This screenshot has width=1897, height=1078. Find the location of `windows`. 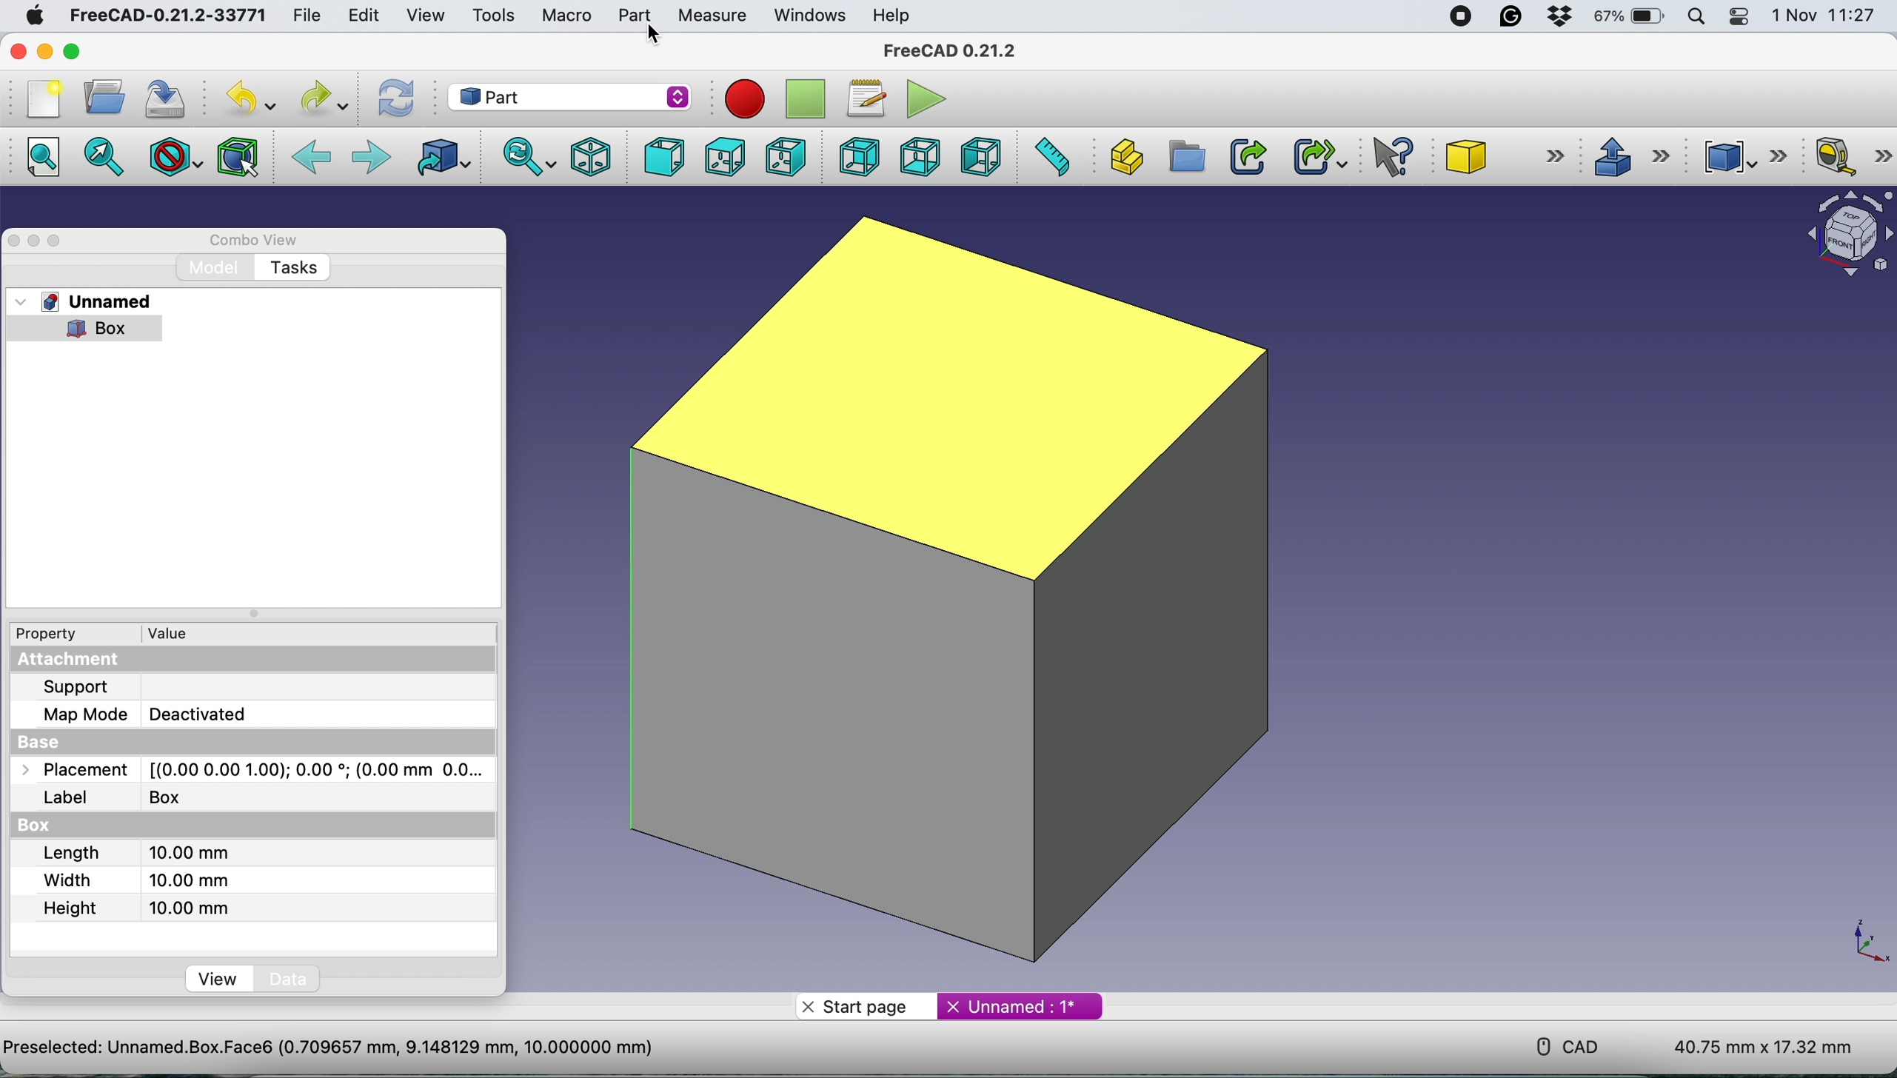

windows is located at coordinates (812, 16).